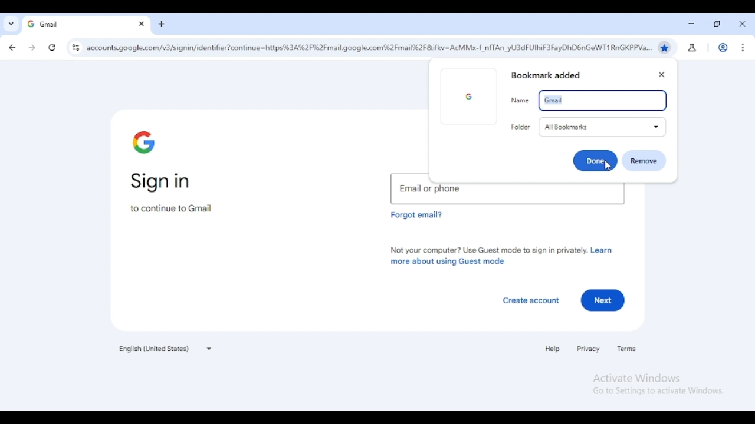  Describe the element at coordinates (589, 349) in the screenshot. I see `privacy` at that location.